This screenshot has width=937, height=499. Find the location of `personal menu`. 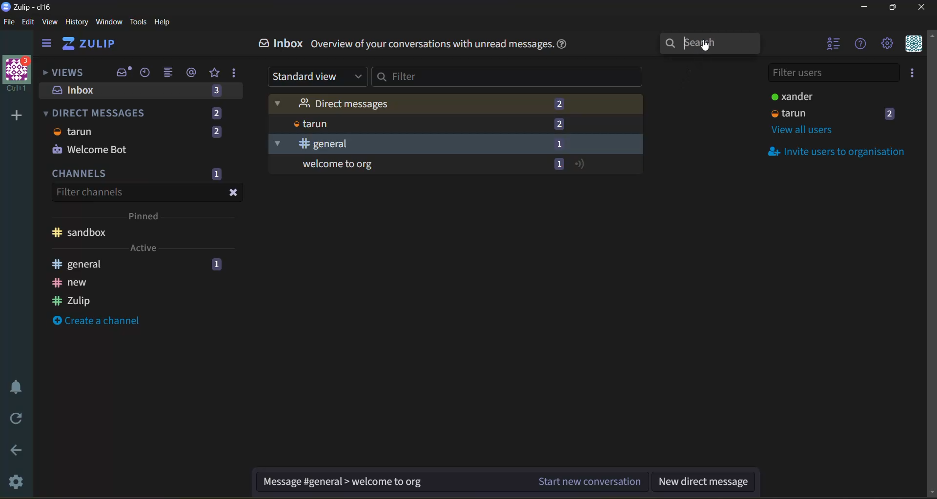

personal menu is located at coordinates (914, 44).